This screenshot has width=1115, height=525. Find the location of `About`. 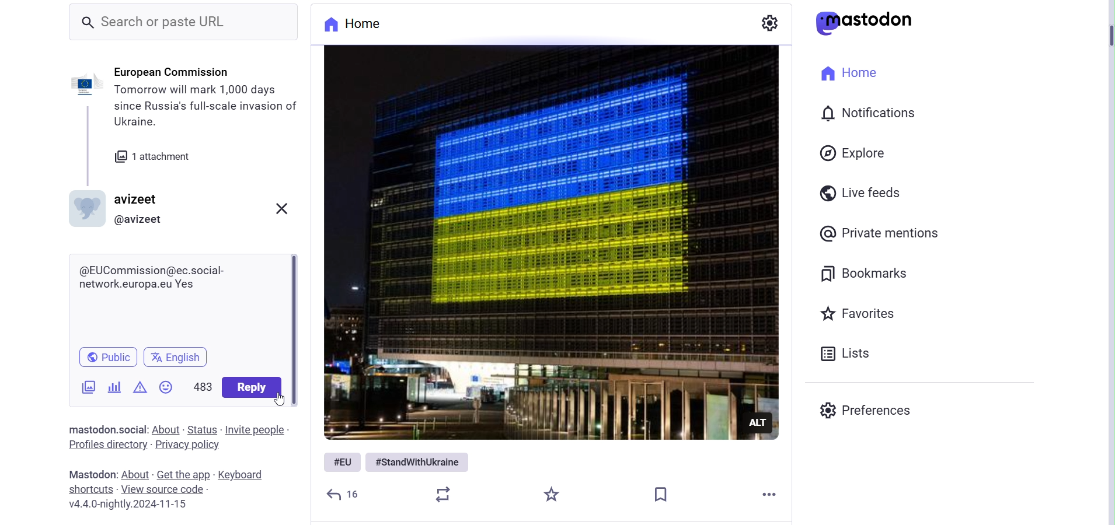

About is located at coordinates (166, 429).